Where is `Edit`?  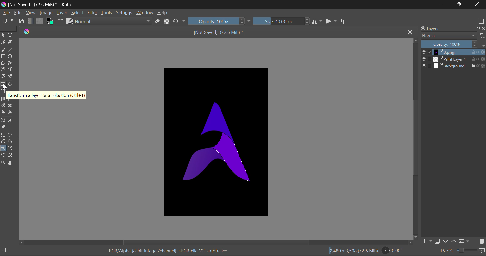 Edit is located at coordinates (19, 13).